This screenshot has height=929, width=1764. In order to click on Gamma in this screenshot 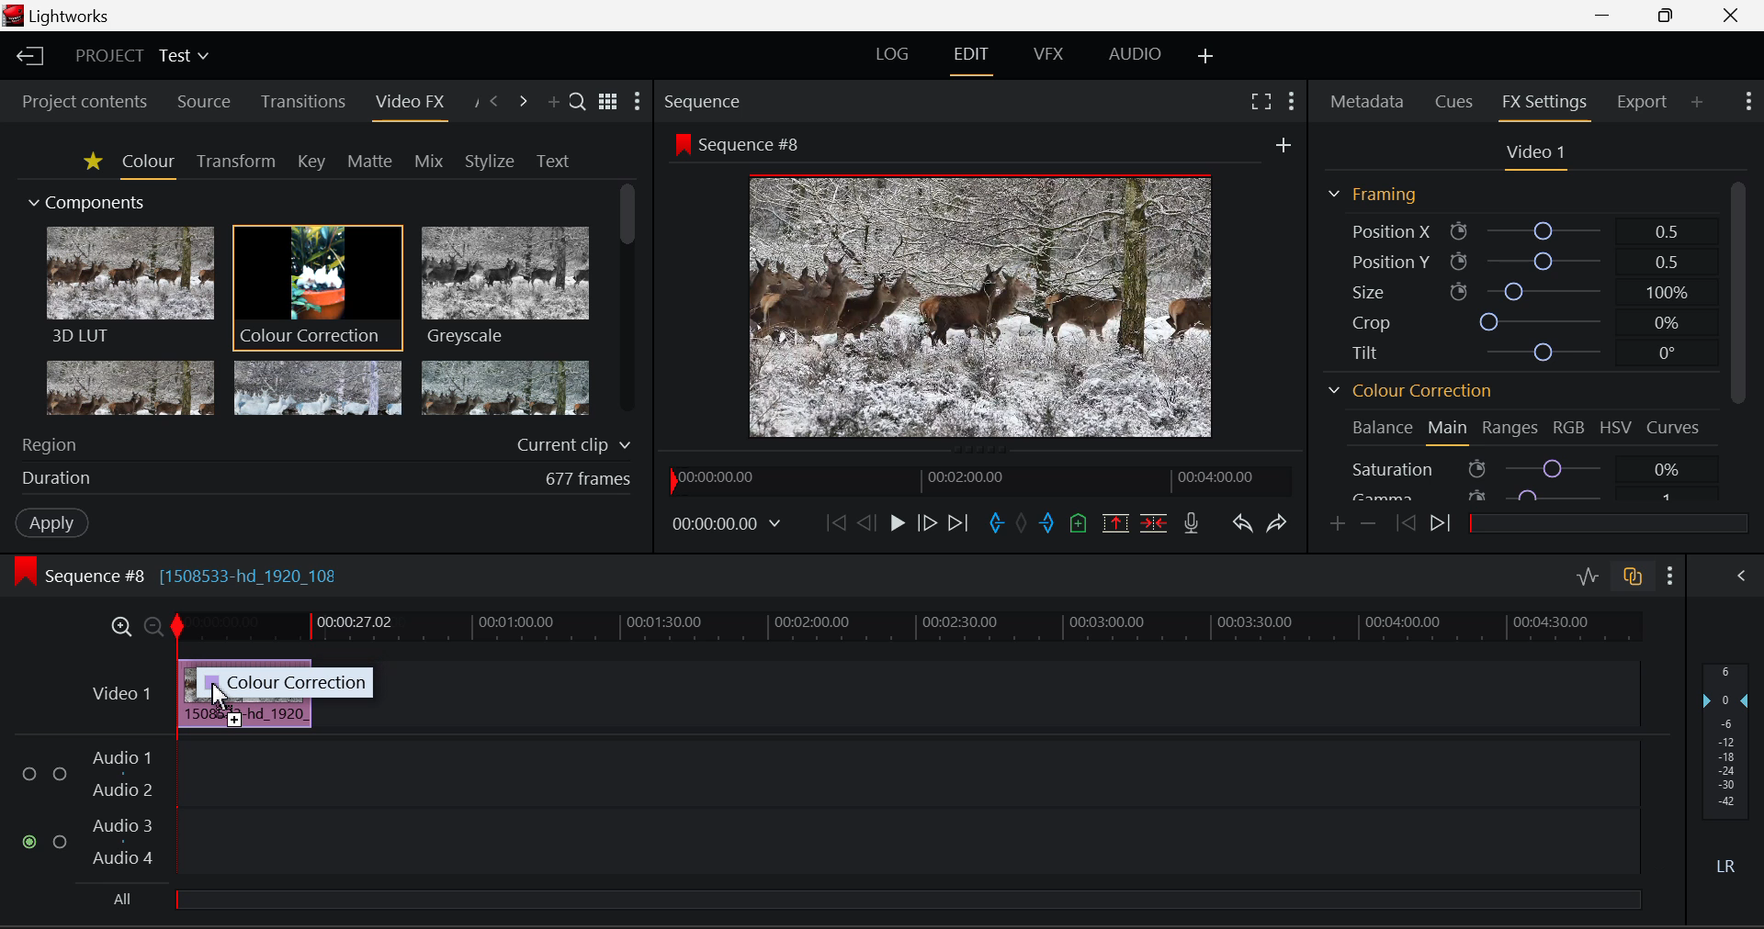, I will do `click(1514, 495)`.